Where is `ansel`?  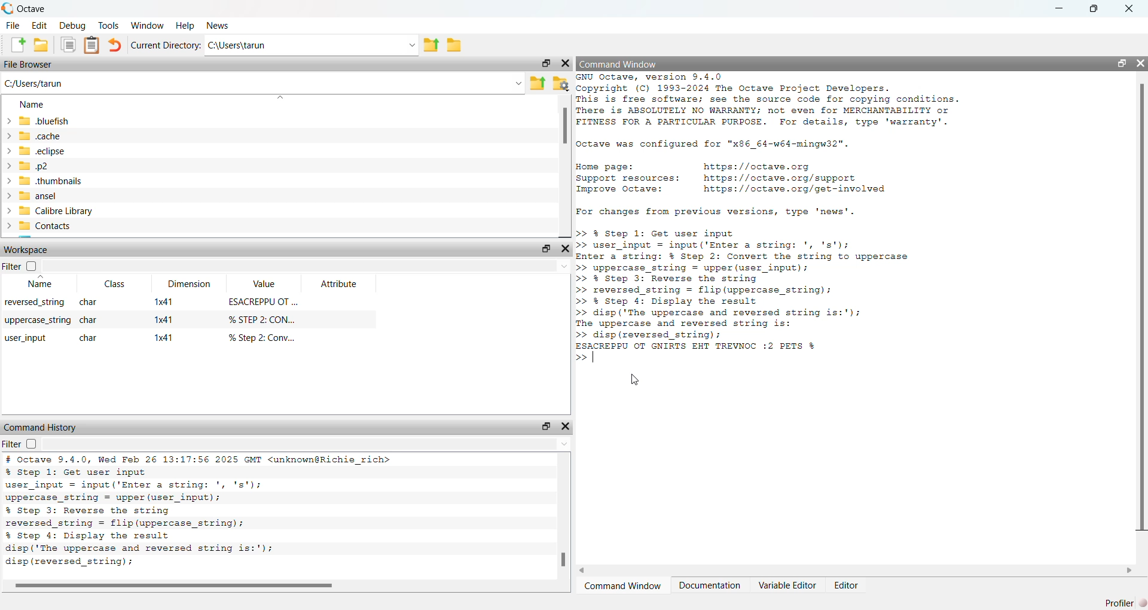
ansel is located at coordinates (55, 197).